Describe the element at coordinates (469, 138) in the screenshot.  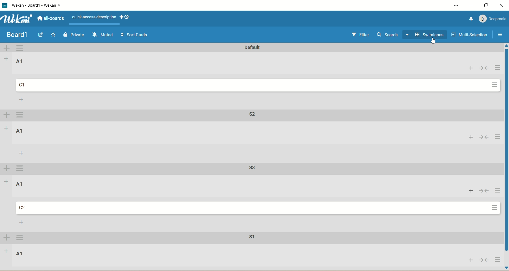
I see `add` at that location.